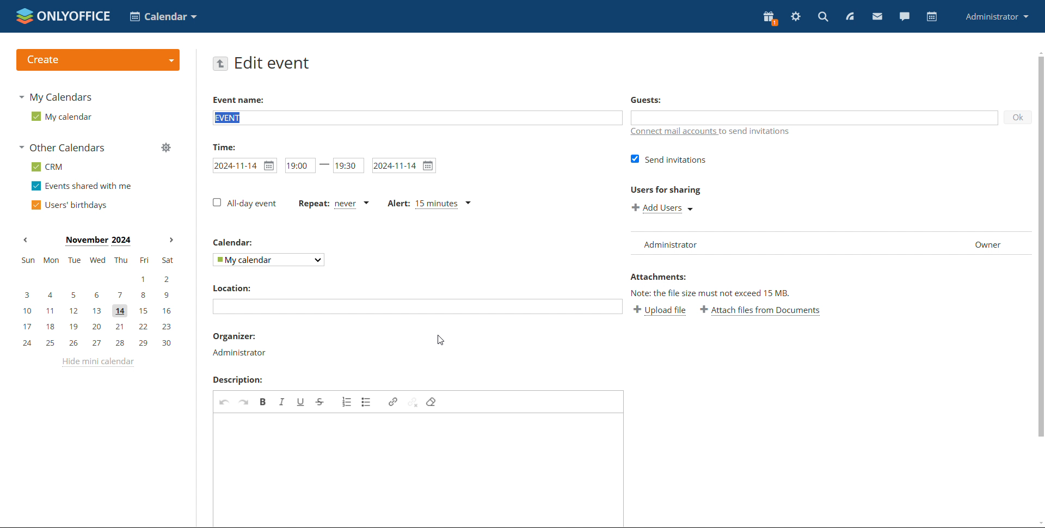 This screenshot has height=528, width=1045. I want to click on insert/remove bulleted list, so click(367, 401).